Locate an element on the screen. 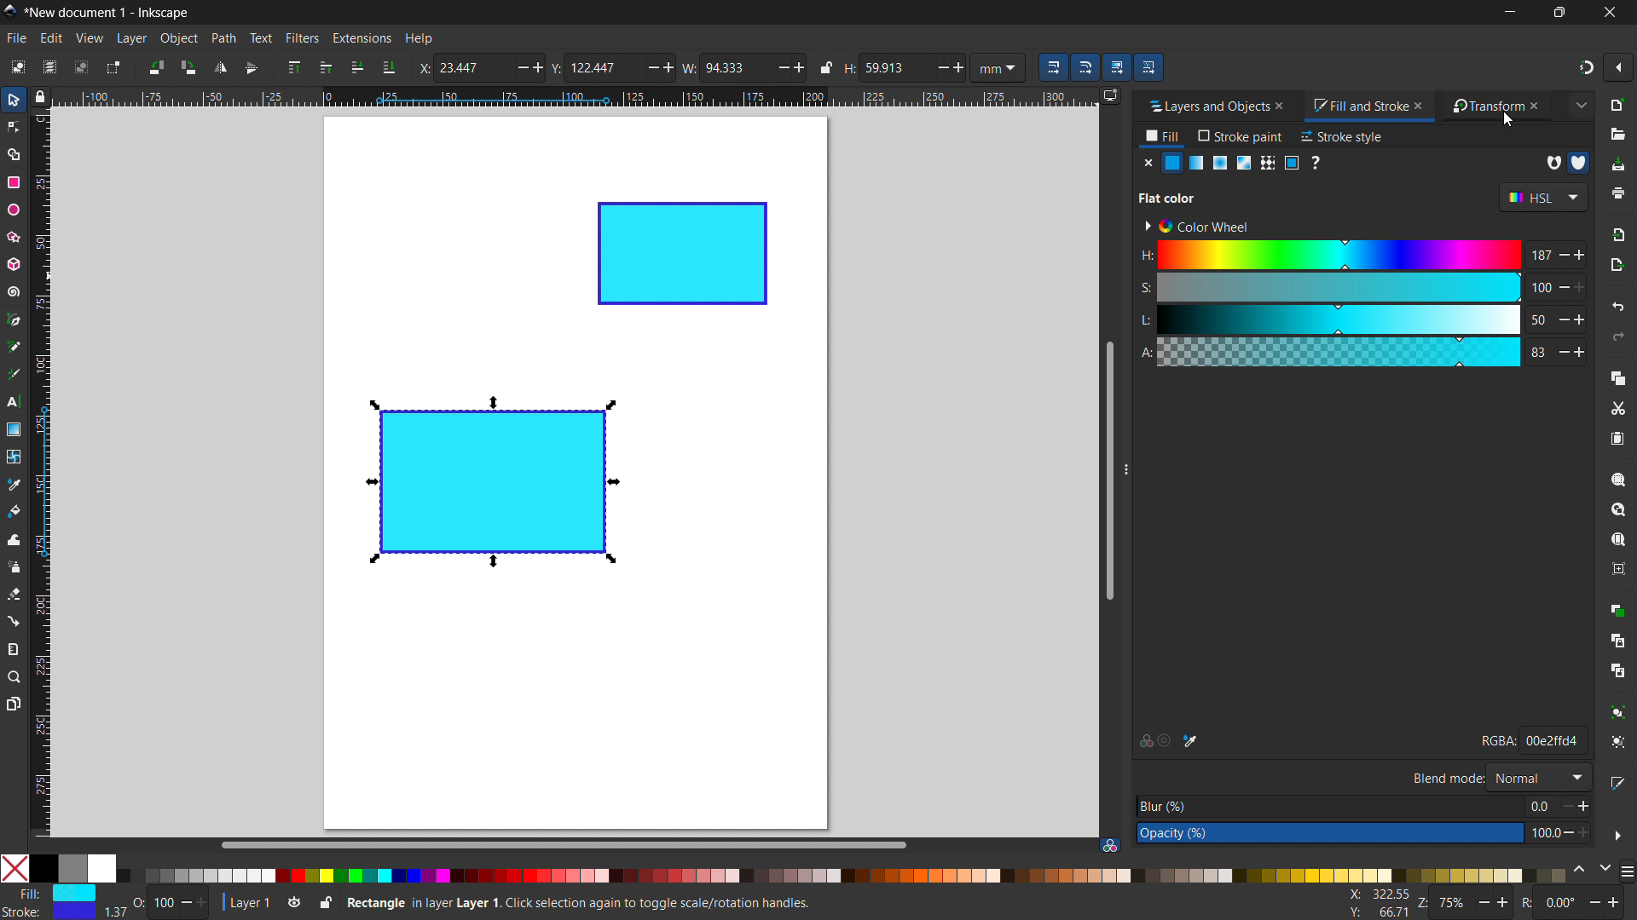 The image size is (1637, 920). fill color is located at coordinates (1173, 163).